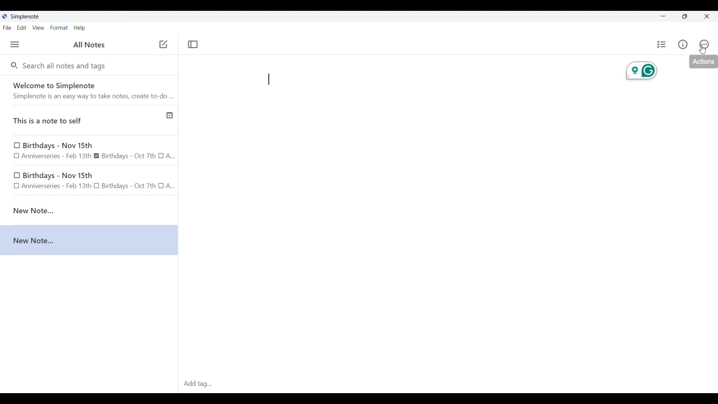 Image resolution: width=718 pixels, height=404 pixels. Describe the element at coordinates (642, 71) in the screenshot. I see `Grammarly extension activated` at that location.